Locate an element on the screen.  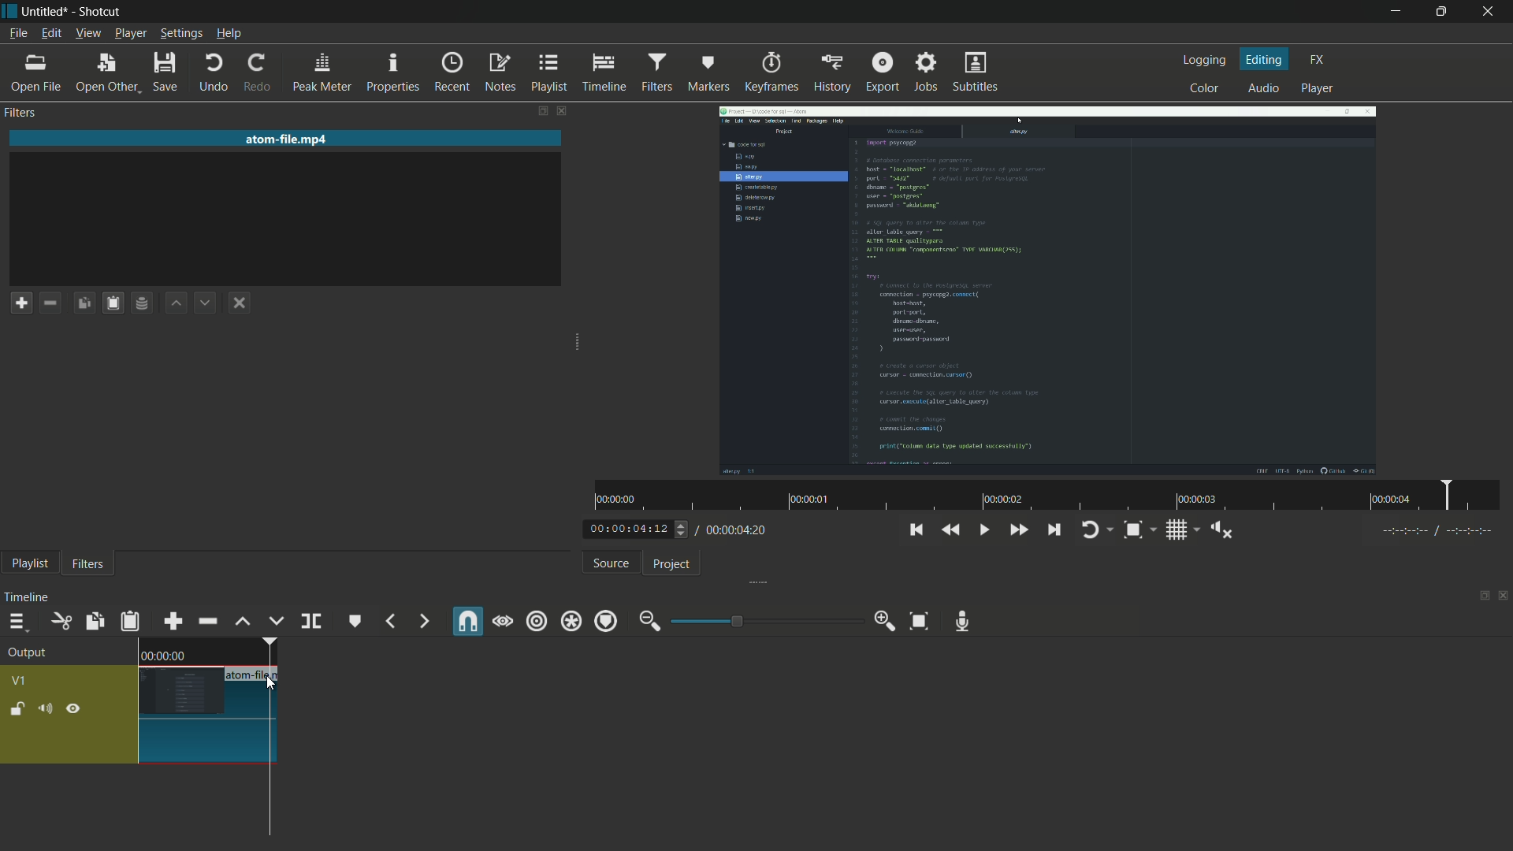
close app is located at coordinates (1493, 11).